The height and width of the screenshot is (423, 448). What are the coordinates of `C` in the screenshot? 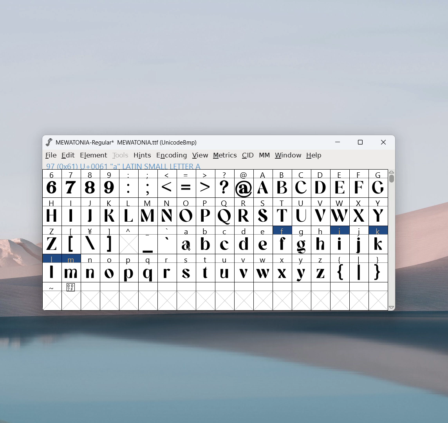 It's located at (301, 183).